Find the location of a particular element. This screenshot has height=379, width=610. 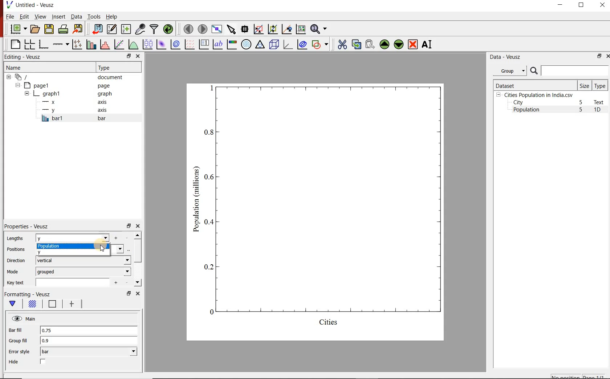

Group datasets with property given is located at coordinates (509, 70).